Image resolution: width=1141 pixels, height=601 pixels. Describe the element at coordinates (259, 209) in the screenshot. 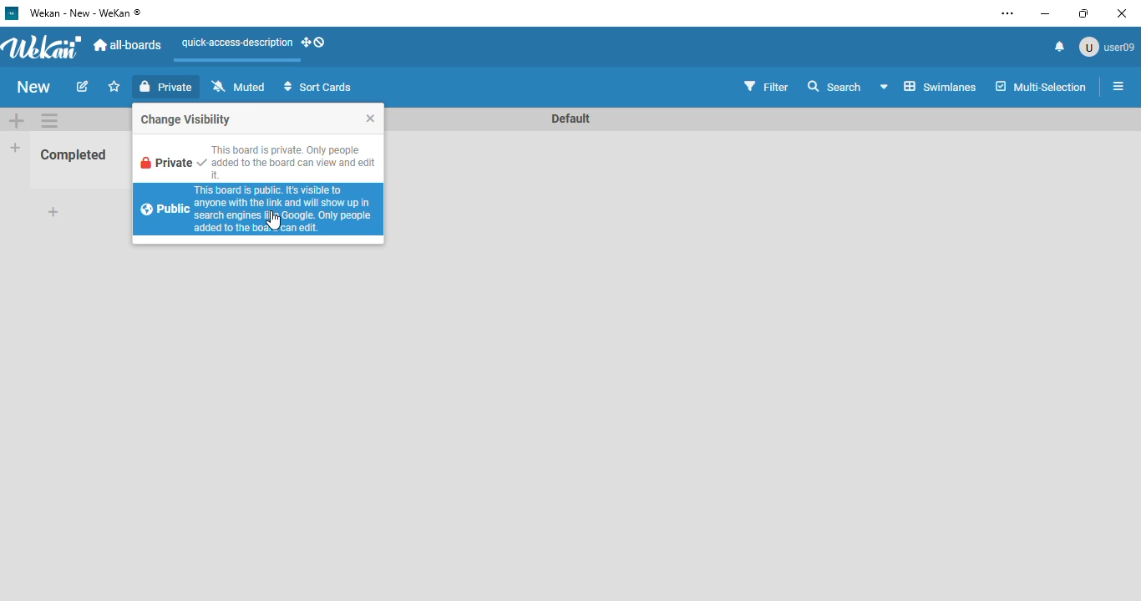

I see `this board is public. it's visible to anyone with the link and will show up in search engines like google. only people added to the board can edit.` at that location.